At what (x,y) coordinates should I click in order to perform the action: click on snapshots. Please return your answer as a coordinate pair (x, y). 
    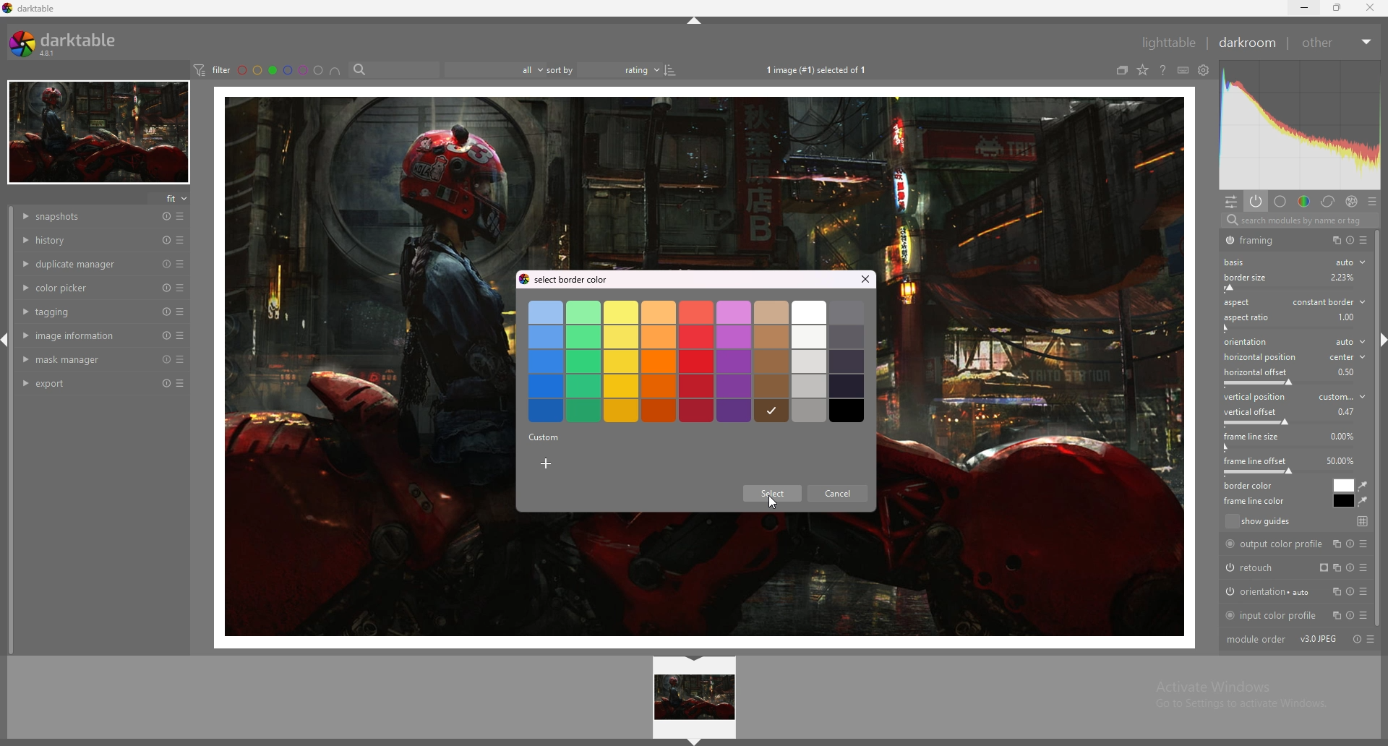
    Looking at the image, I should click on (88, 218).